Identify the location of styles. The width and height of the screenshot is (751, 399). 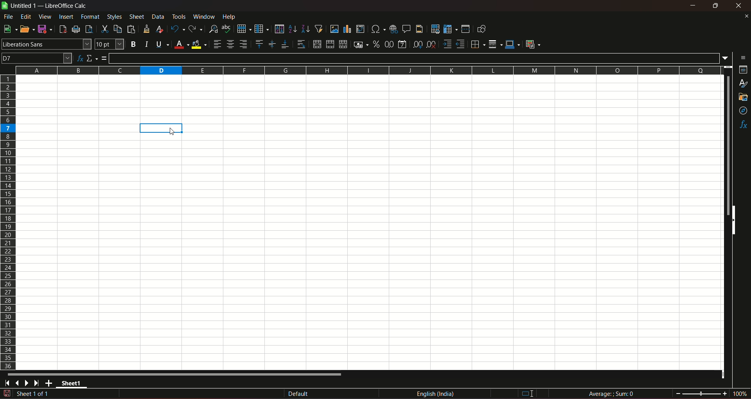
(114, 16).